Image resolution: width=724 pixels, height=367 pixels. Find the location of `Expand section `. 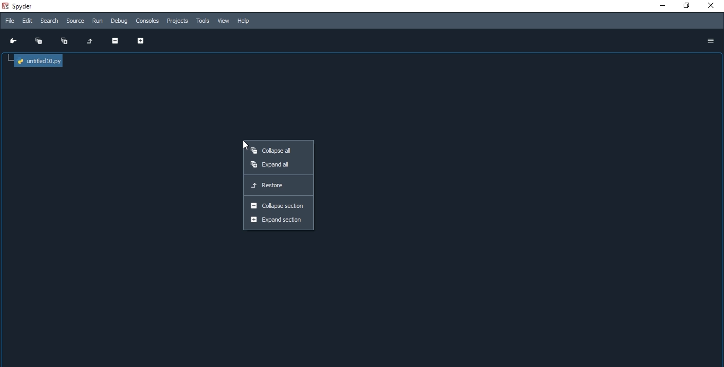

Expand section  is located at coordinates (280, 221).